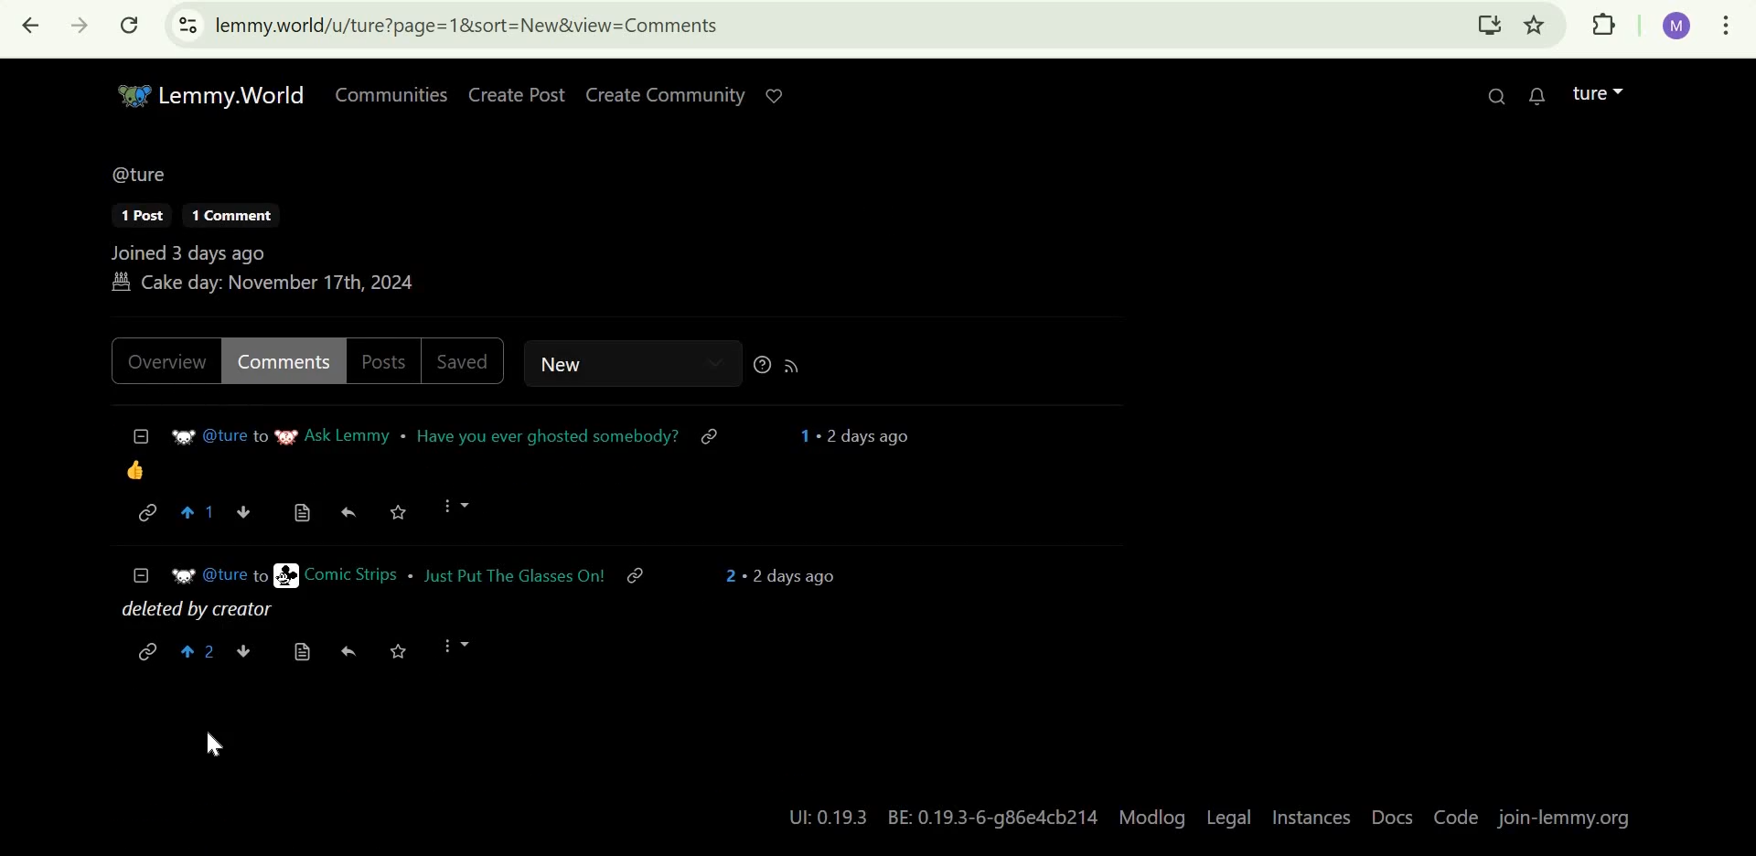 This screenshot has height=856, width=1756. I want to click on cursor, so click(213, 745).